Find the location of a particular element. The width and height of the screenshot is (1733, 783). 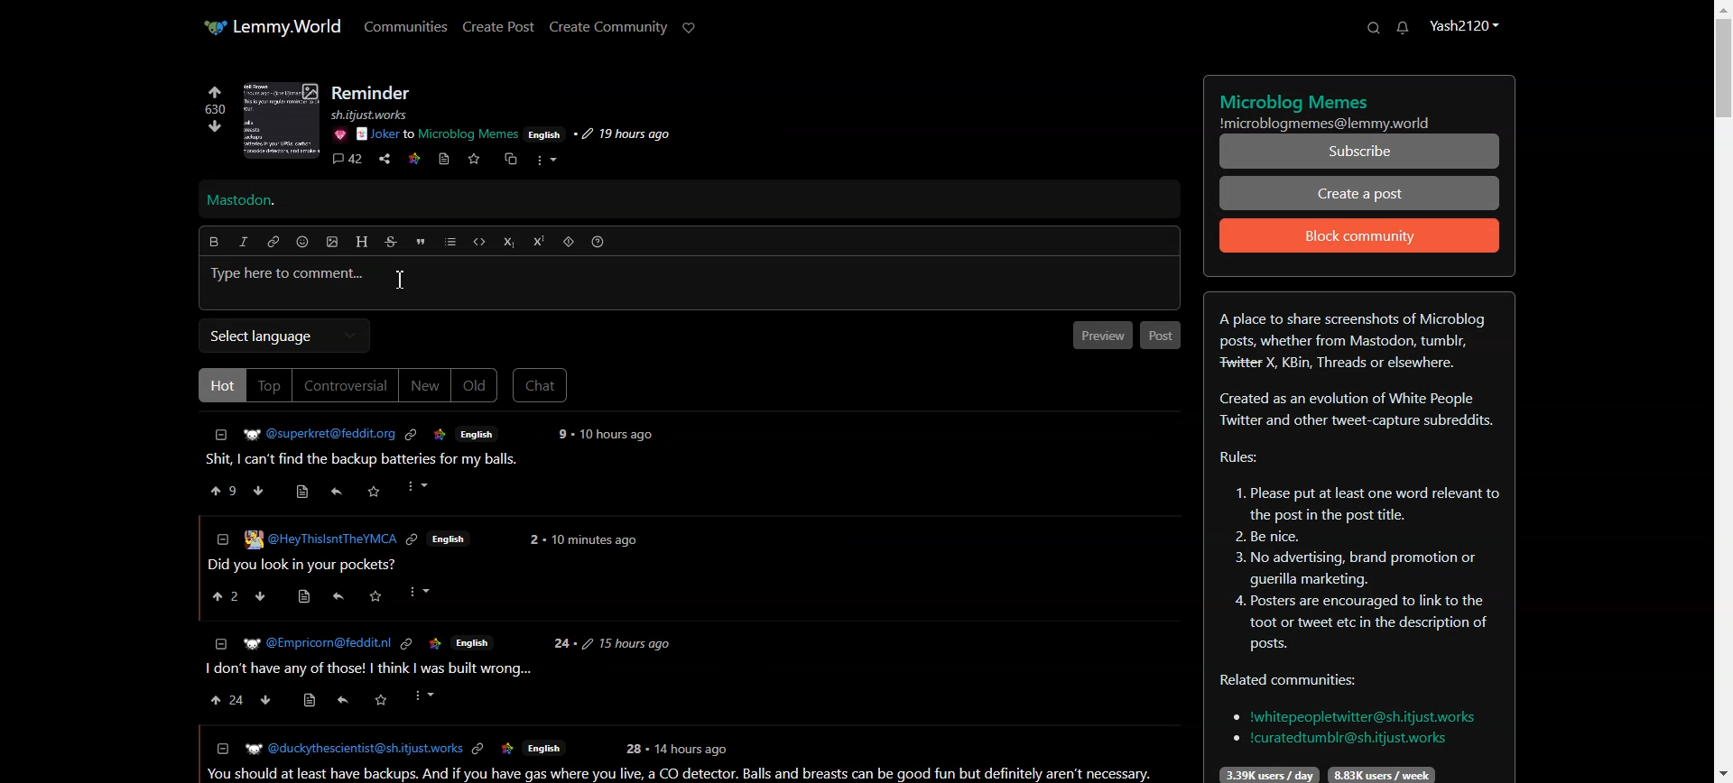

Block community is located at coordinates (1360, 235).